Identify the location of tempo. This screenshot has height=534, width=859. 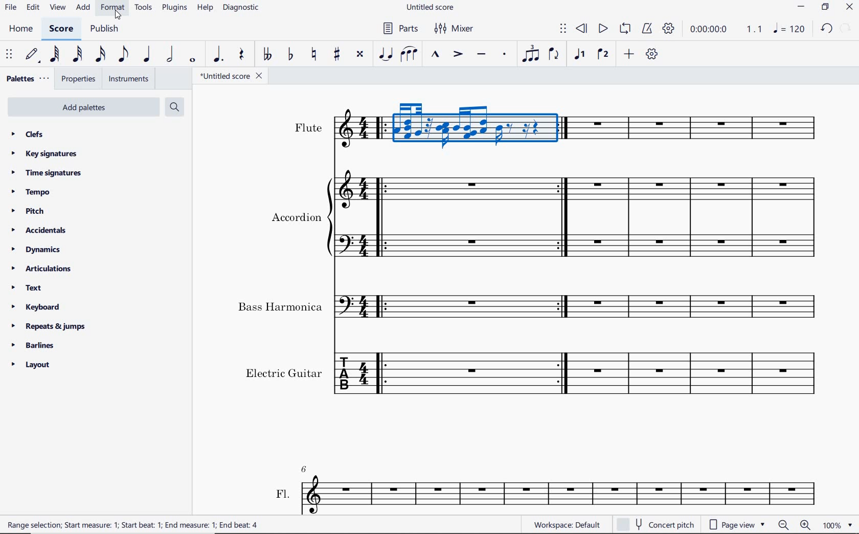
(33, 193).